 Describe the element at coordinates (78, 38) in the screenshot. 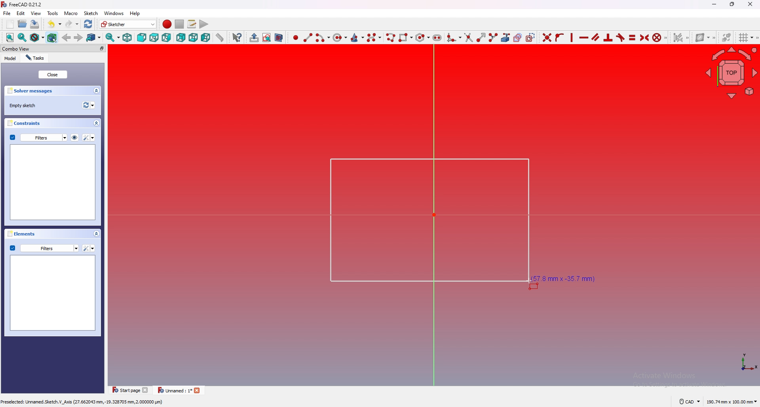

I see `forward` at that location.